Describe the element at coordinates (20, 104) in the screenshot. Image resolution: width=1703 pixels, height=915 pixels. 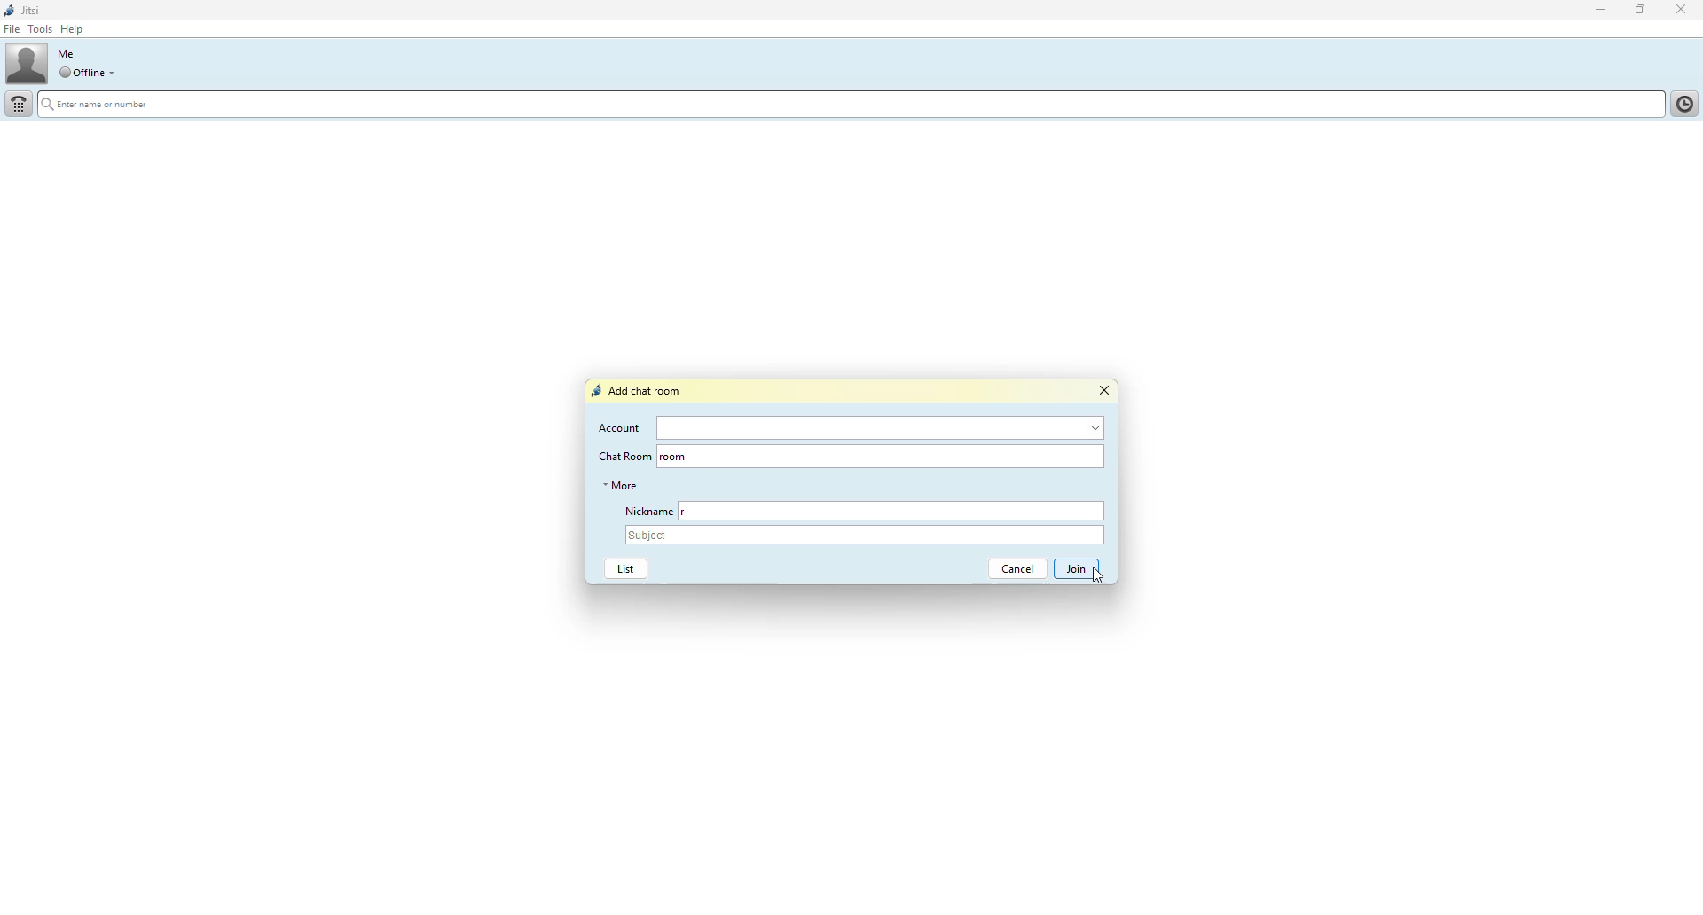
I see `dial pad` at that location.